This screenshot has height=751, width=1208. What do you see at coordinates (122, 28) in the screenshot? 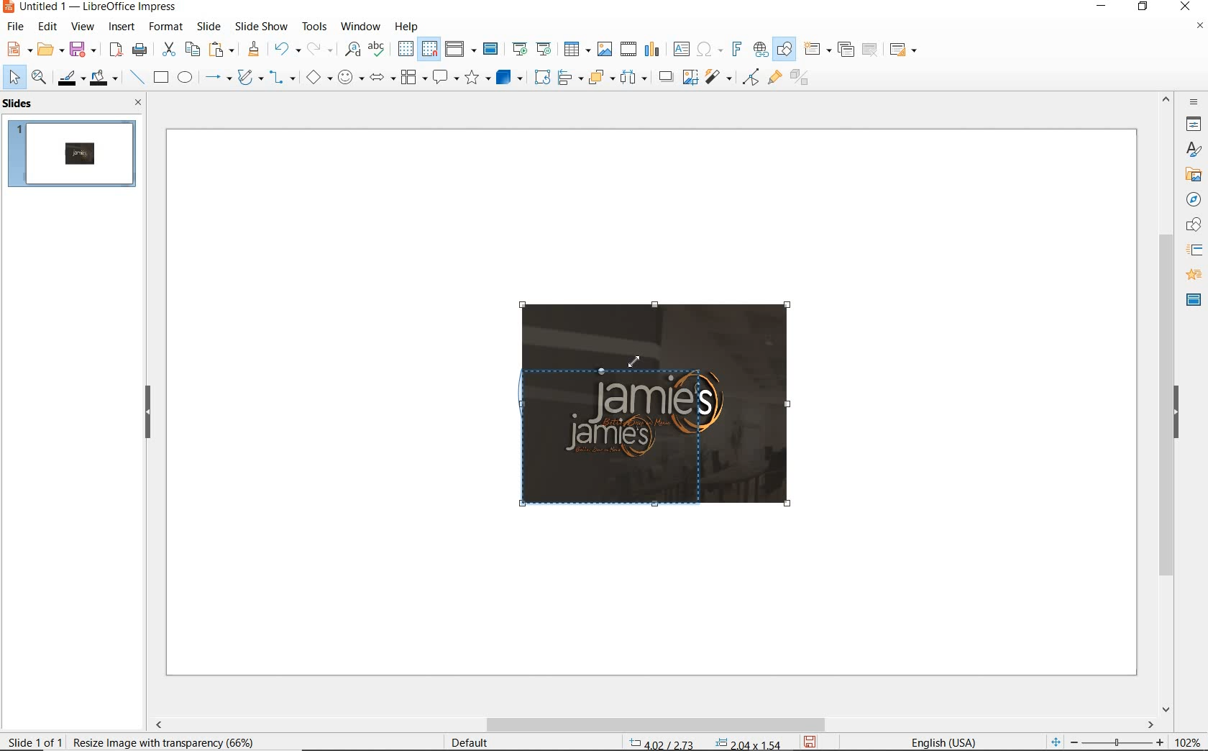
I see `insert` at bounding box center [122, 28].